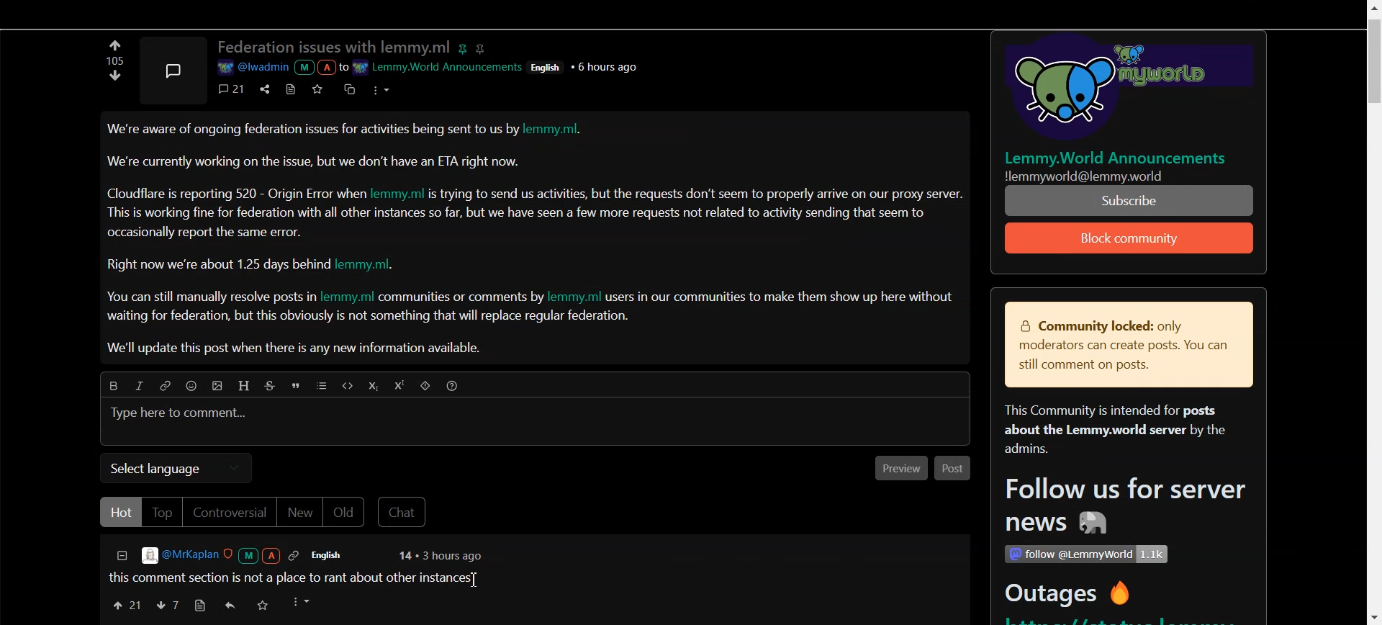  Describe the element at coordinates (379, 89) in the screenshot. I see `options` at that location.